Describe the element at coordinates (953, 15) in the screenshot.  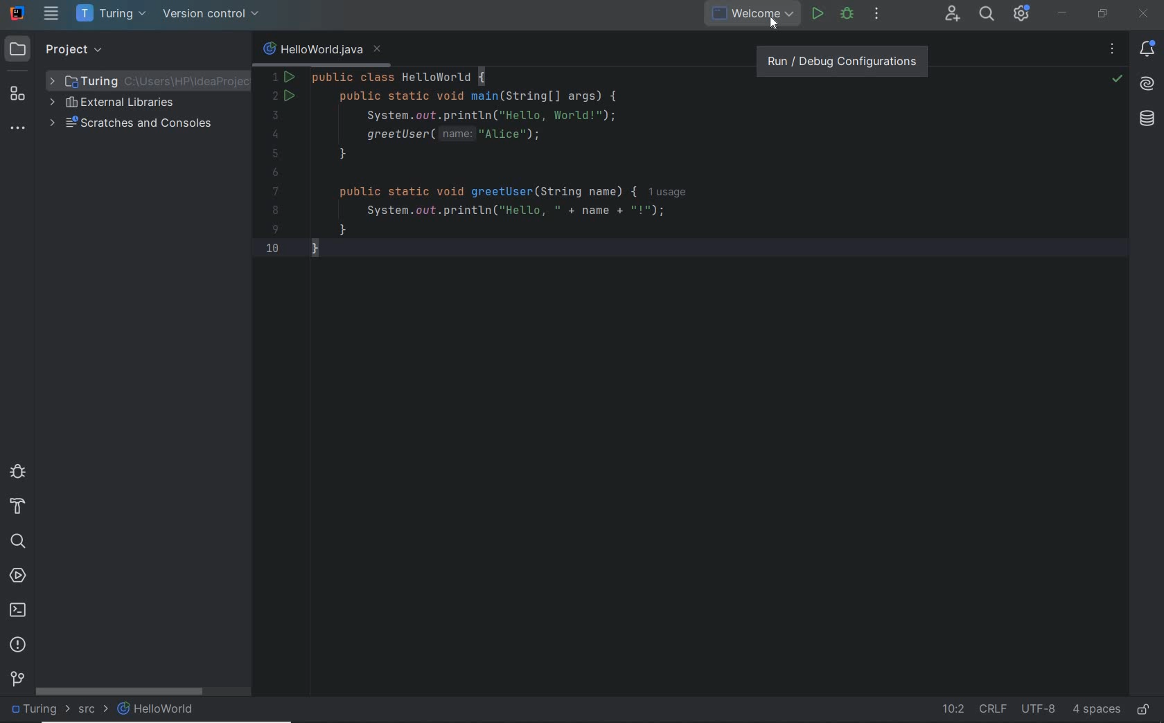
I see `code with me` at that location.